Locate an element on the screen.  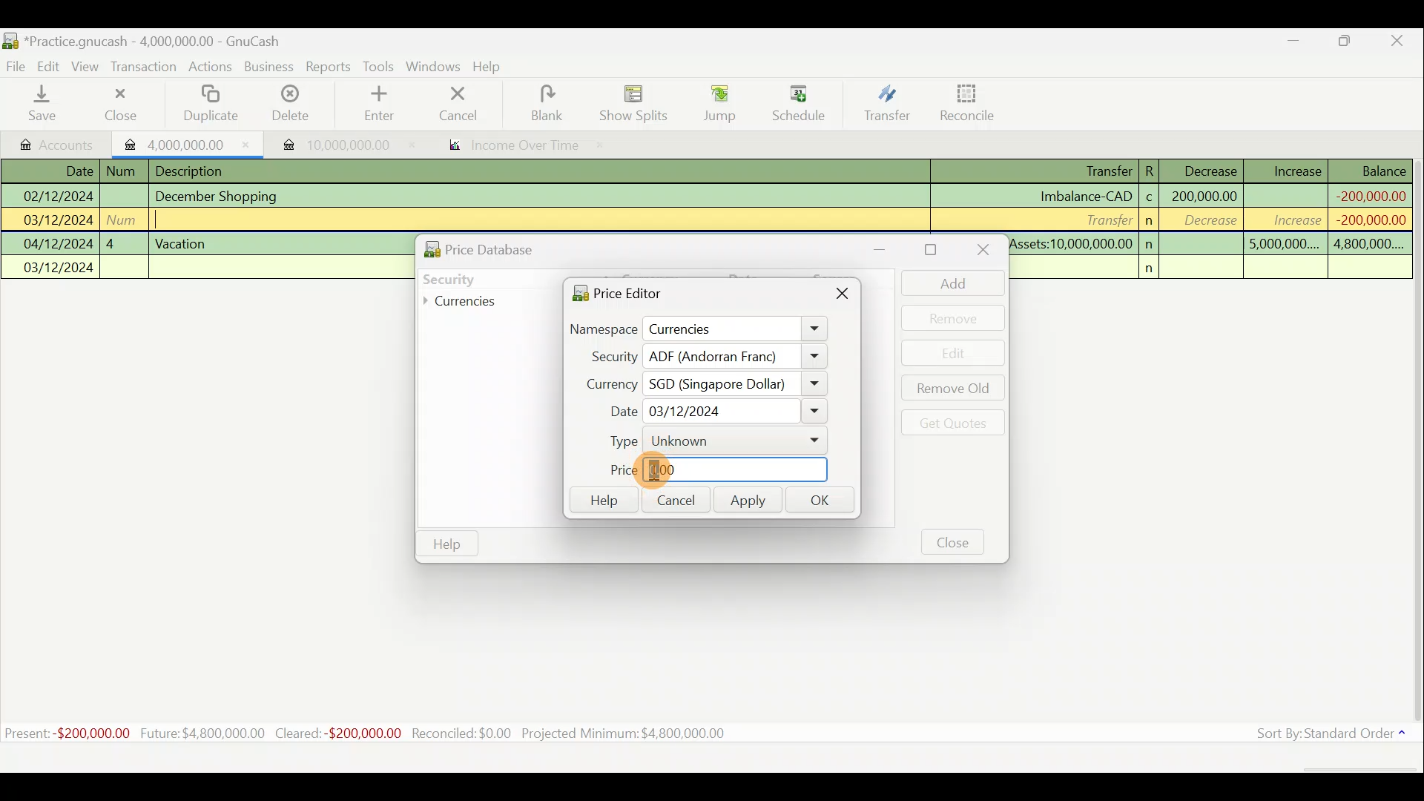
Description is located at coordinates (194, 169).